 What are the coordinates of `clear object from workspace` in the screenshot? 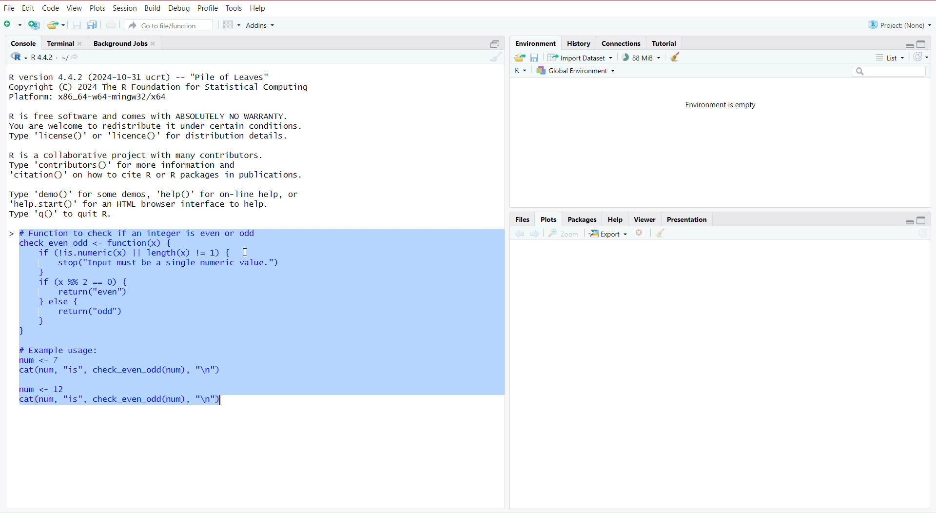 It's located at (676, 58).